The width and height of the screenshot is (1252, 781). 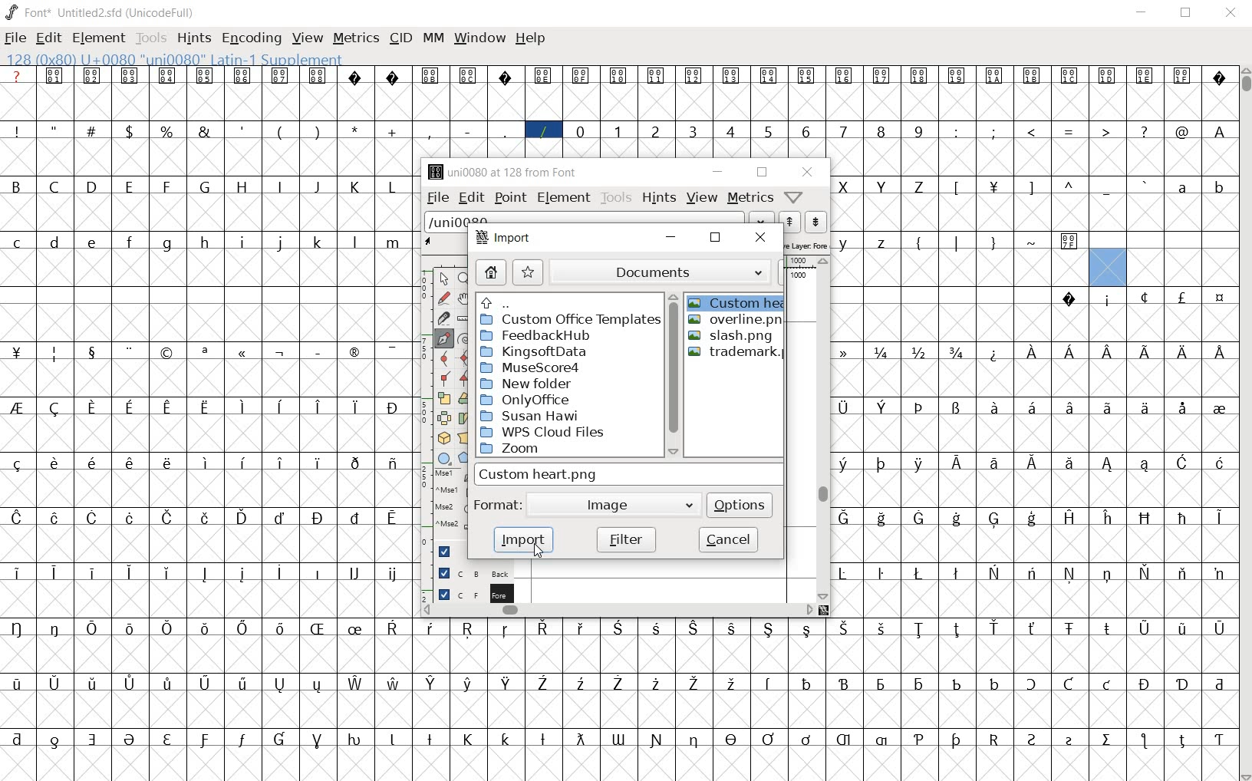 What do you see at coordinates (881, 131) in the screenshot?
I see `glyph` at bounding box center [881, 131].